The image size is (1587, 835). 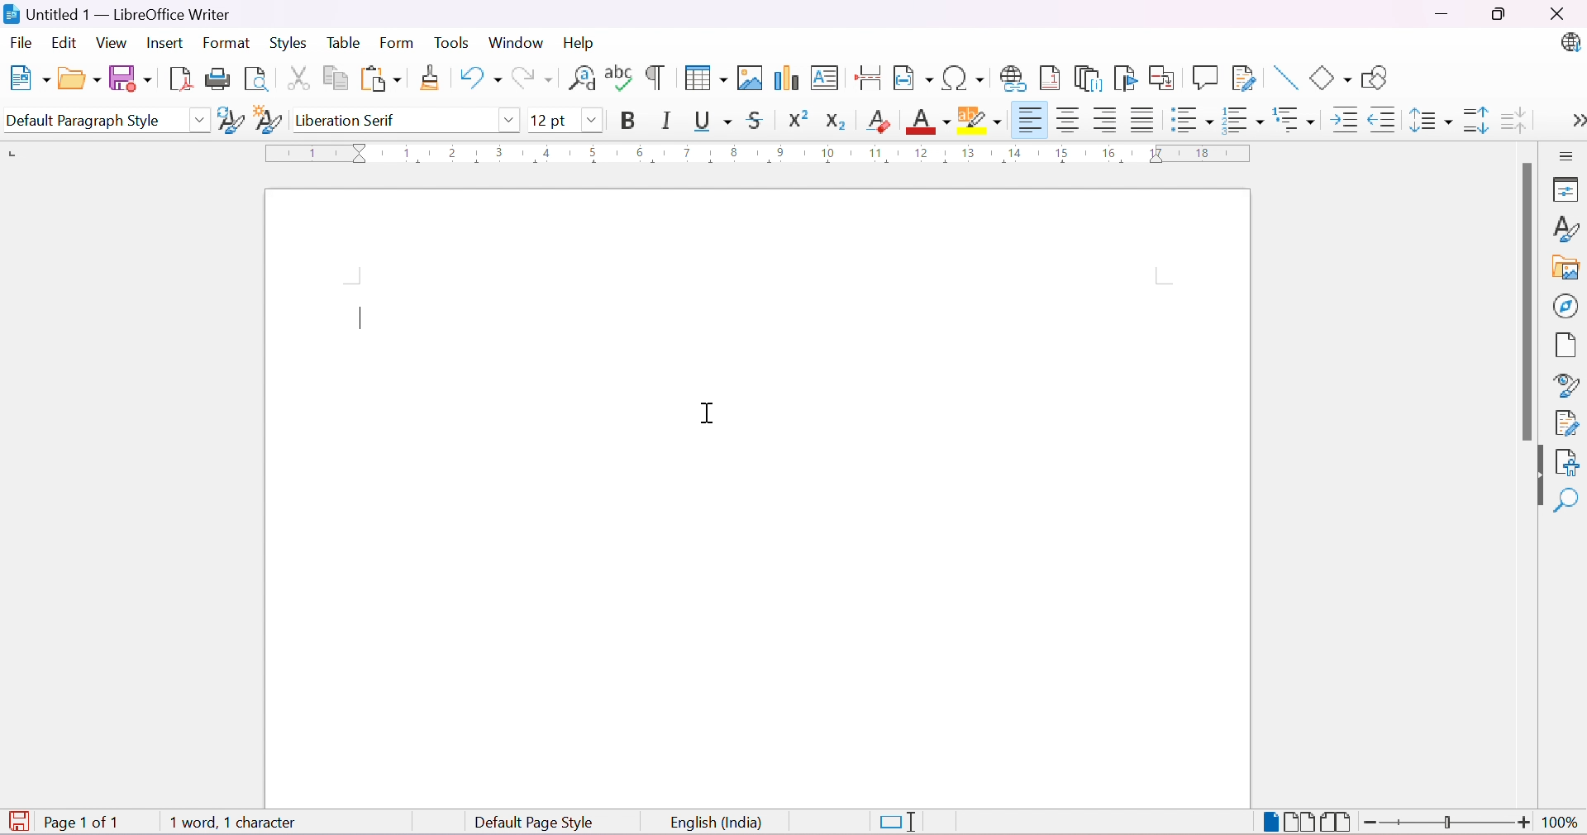 What do you see at coordinates (1564, 268) in the screenshot?
I see `Gallery` at bounding box center [1564, 268].